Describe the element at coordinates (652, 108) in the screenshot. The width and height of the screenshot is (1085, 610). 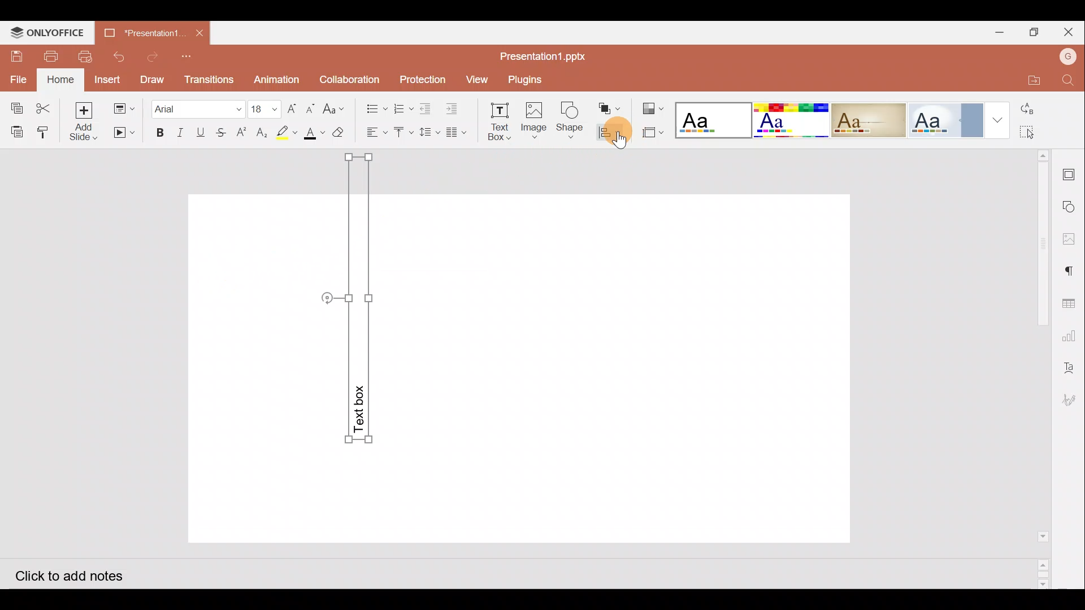
I see `Change color theme` at that location.